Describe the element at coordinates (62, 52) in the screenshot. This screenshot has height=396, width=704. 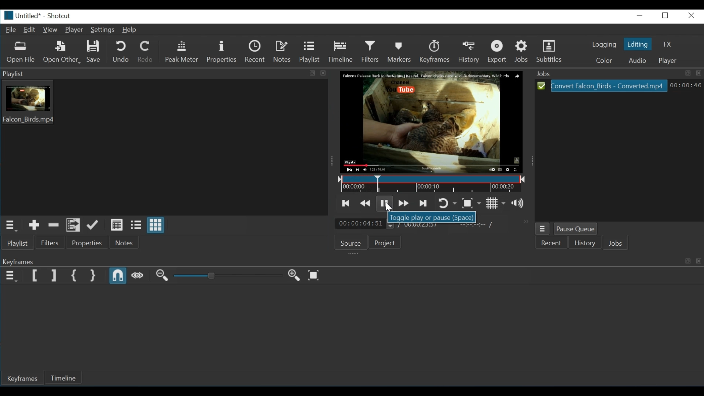
I see `Open Other` at that location.